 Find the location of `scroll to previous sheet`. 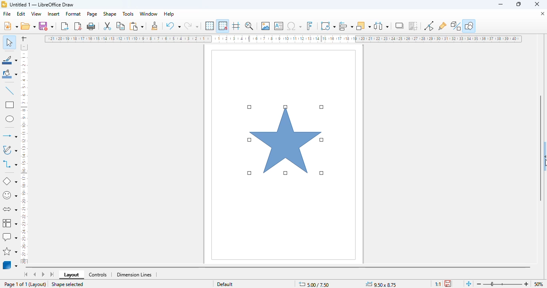

scroll to previous sheet is located at coordinates (35, 274).